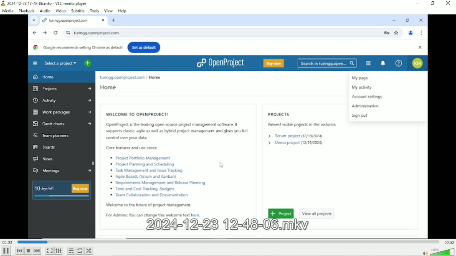  What do you see at coordinates (417, 3) in the screenshot?
I see `Minimize` at bounding box center [417, 3].